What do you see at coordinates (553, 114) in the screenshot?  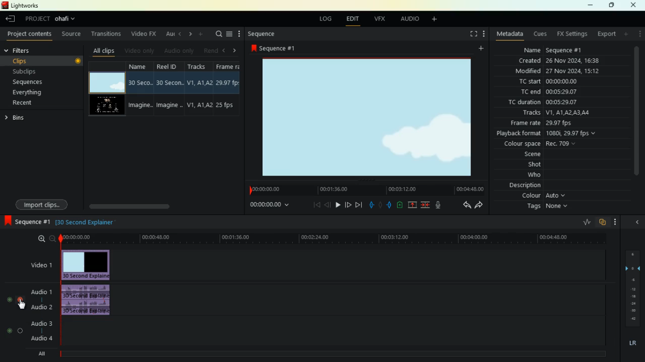 I see `tracks` at bounding box center [553, 114].